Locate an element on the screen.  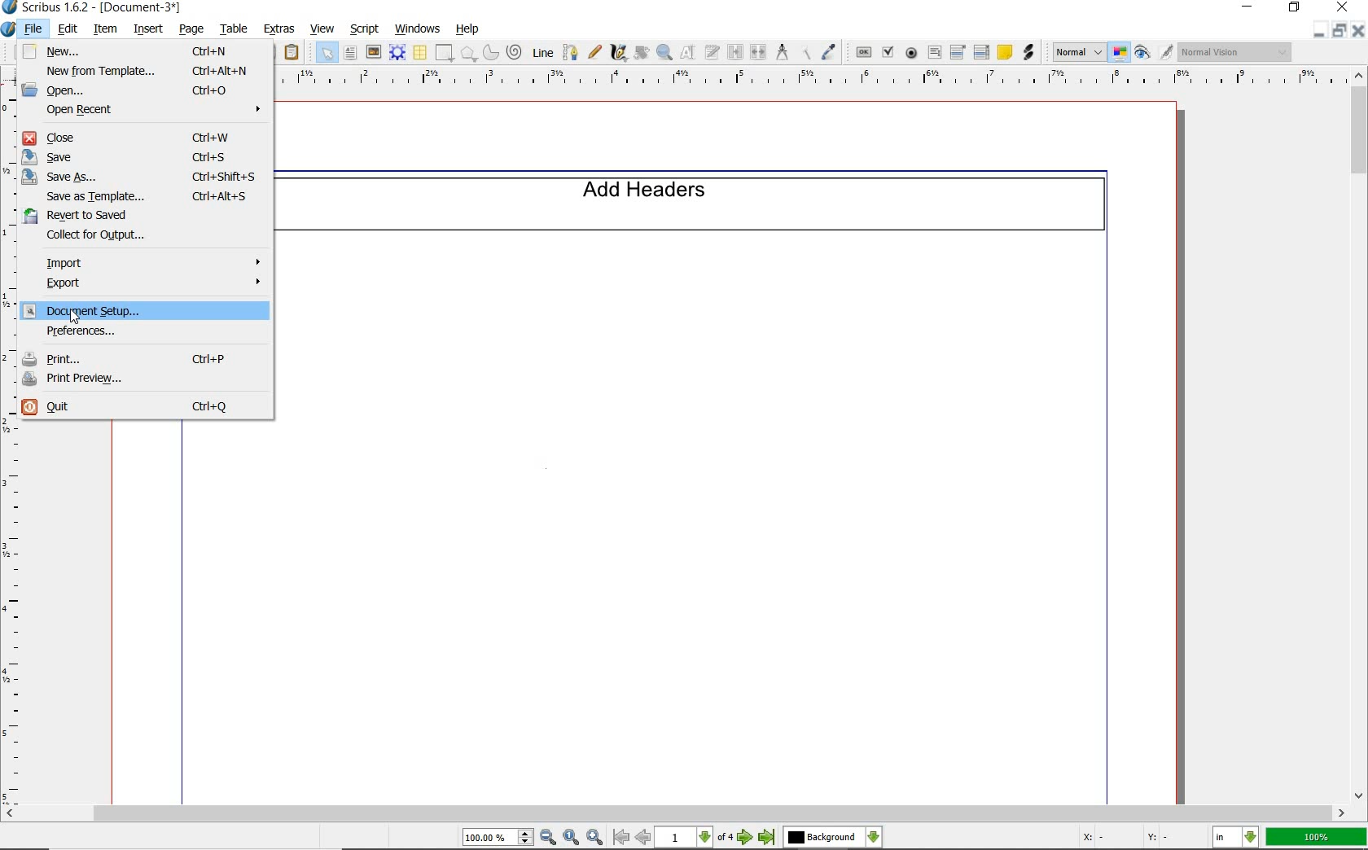
polygon is located at coordinates (467, 54).